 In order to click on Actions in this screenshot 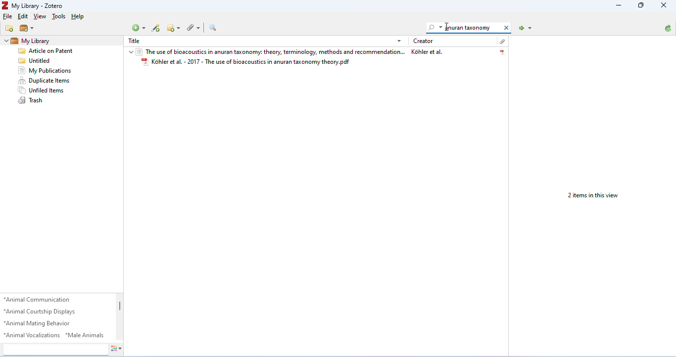, I will do `click(117, 350)`.